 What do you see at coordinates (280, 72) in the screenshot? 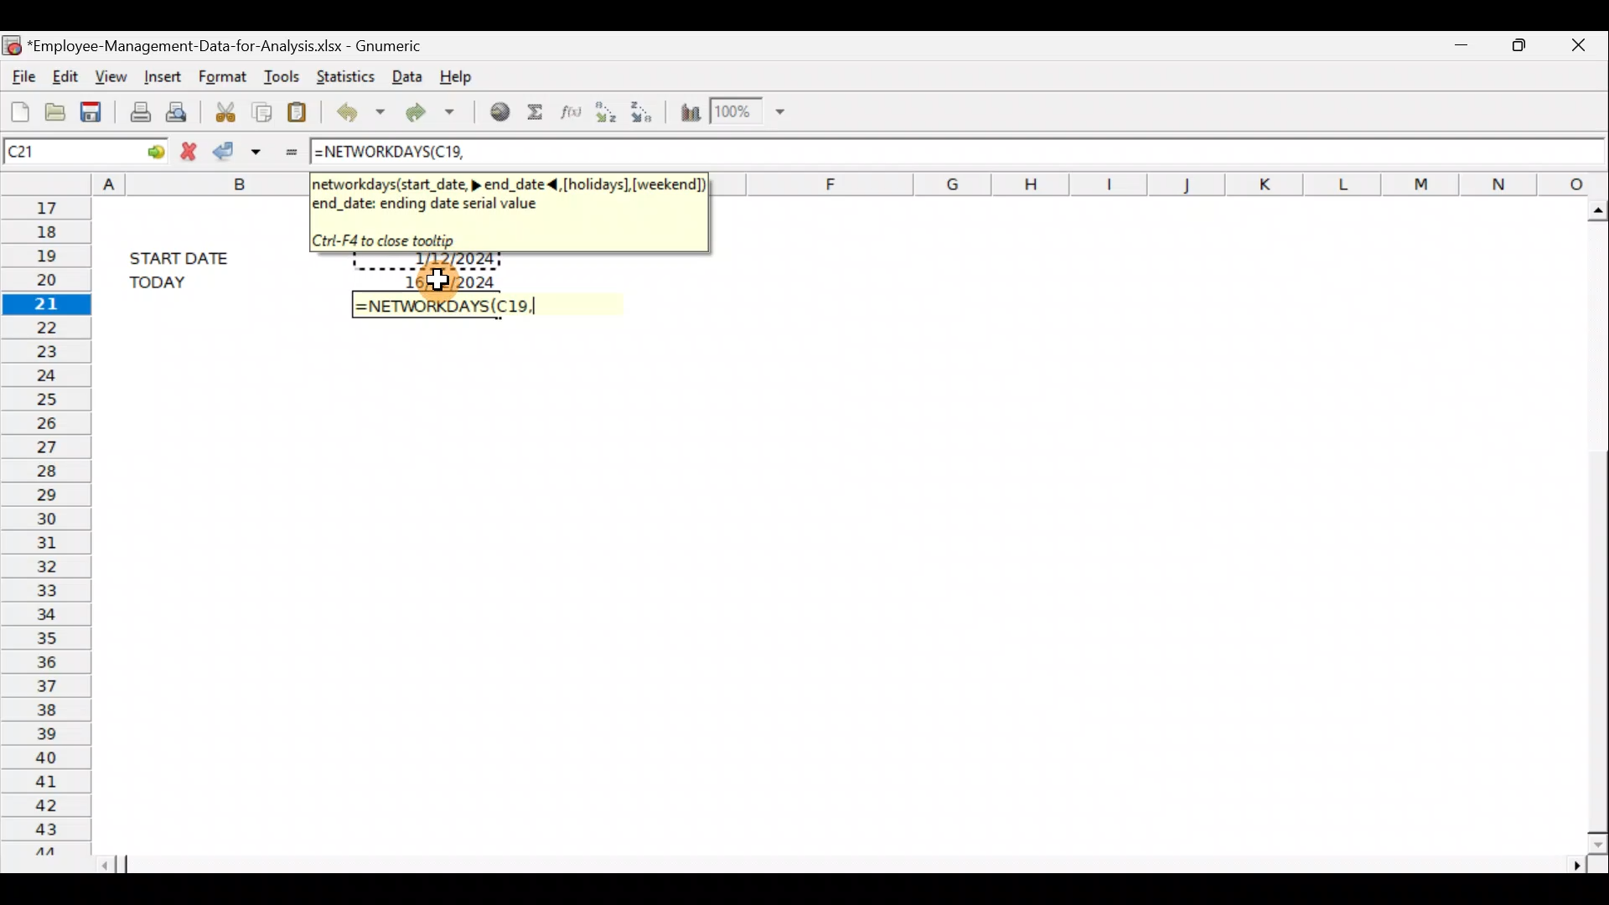
I see `Tools` at bounding box center [280, 72].